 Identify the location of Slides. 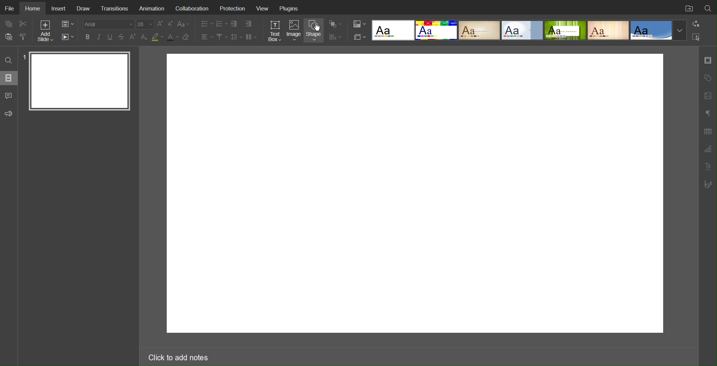
(9, 78).